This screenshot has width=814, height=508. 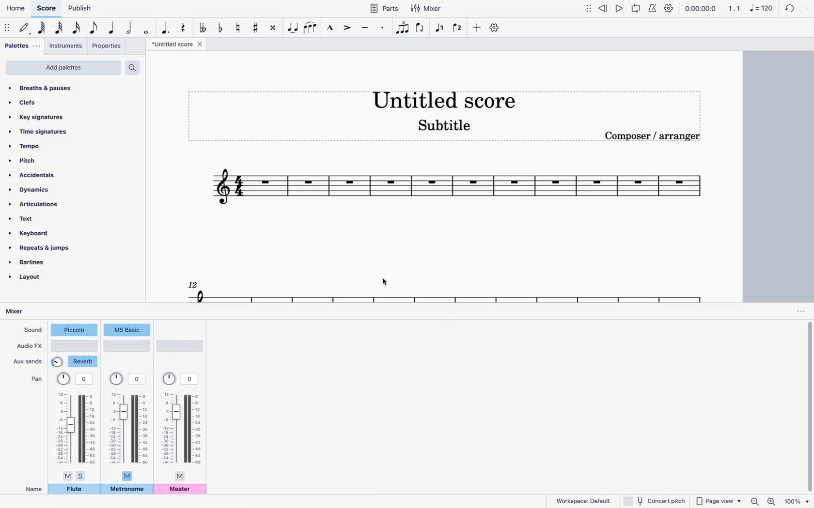 I want to click on options, so click(x=800, y=311).